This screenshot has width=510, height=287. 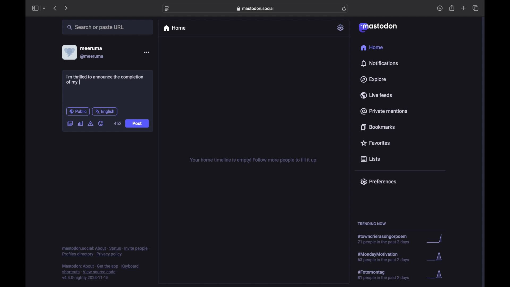 What do you see at coordinates (105, 252) in the screenshot?
I see `footnote` at bounding box center [105, 252].